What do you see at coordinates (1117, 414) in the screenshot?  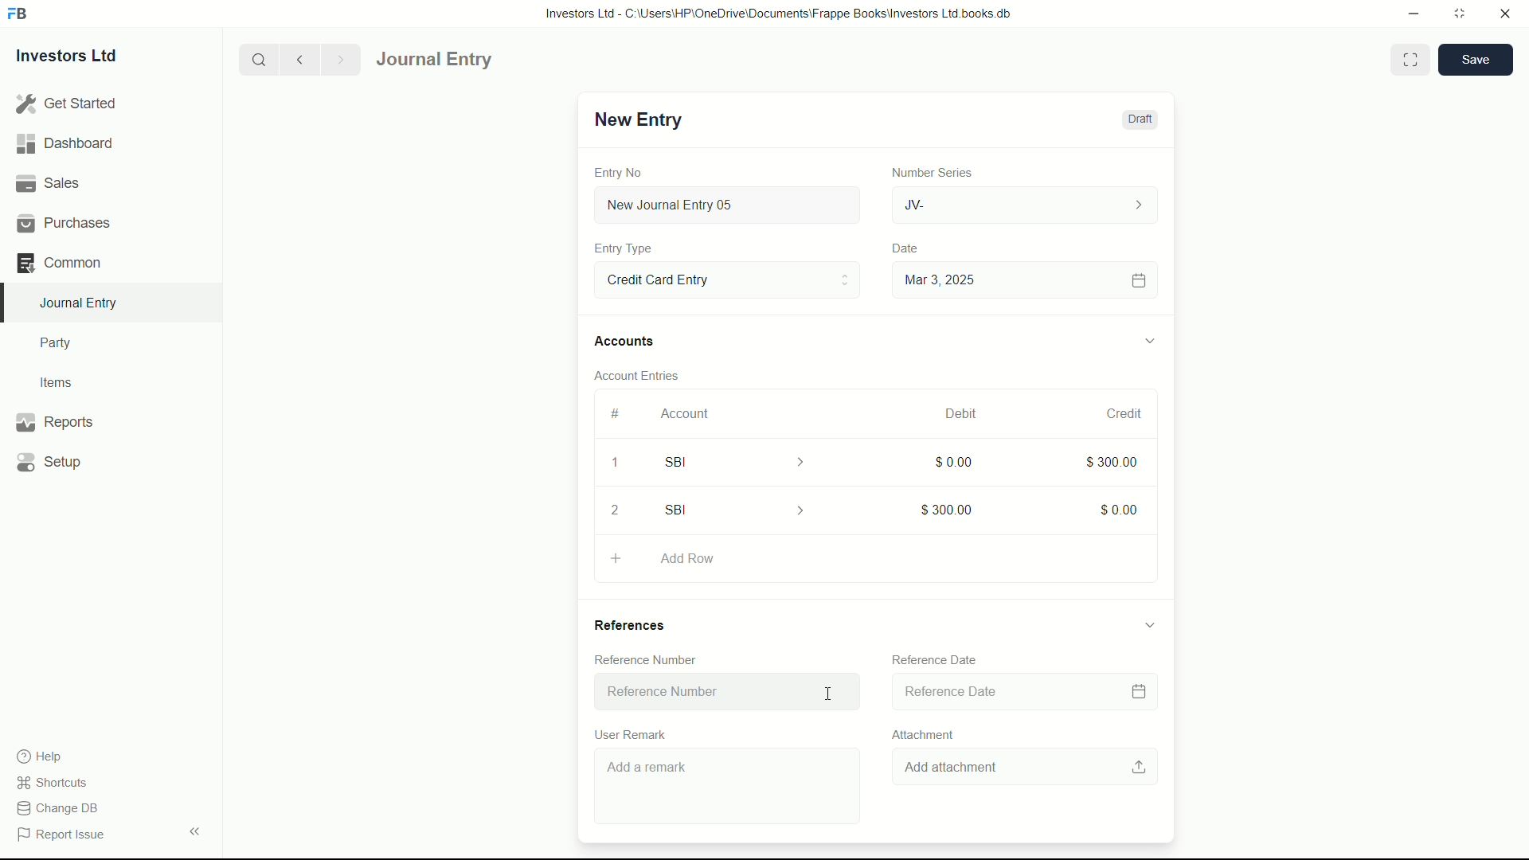 I see `Credit` at bounding box center [1117, 414].